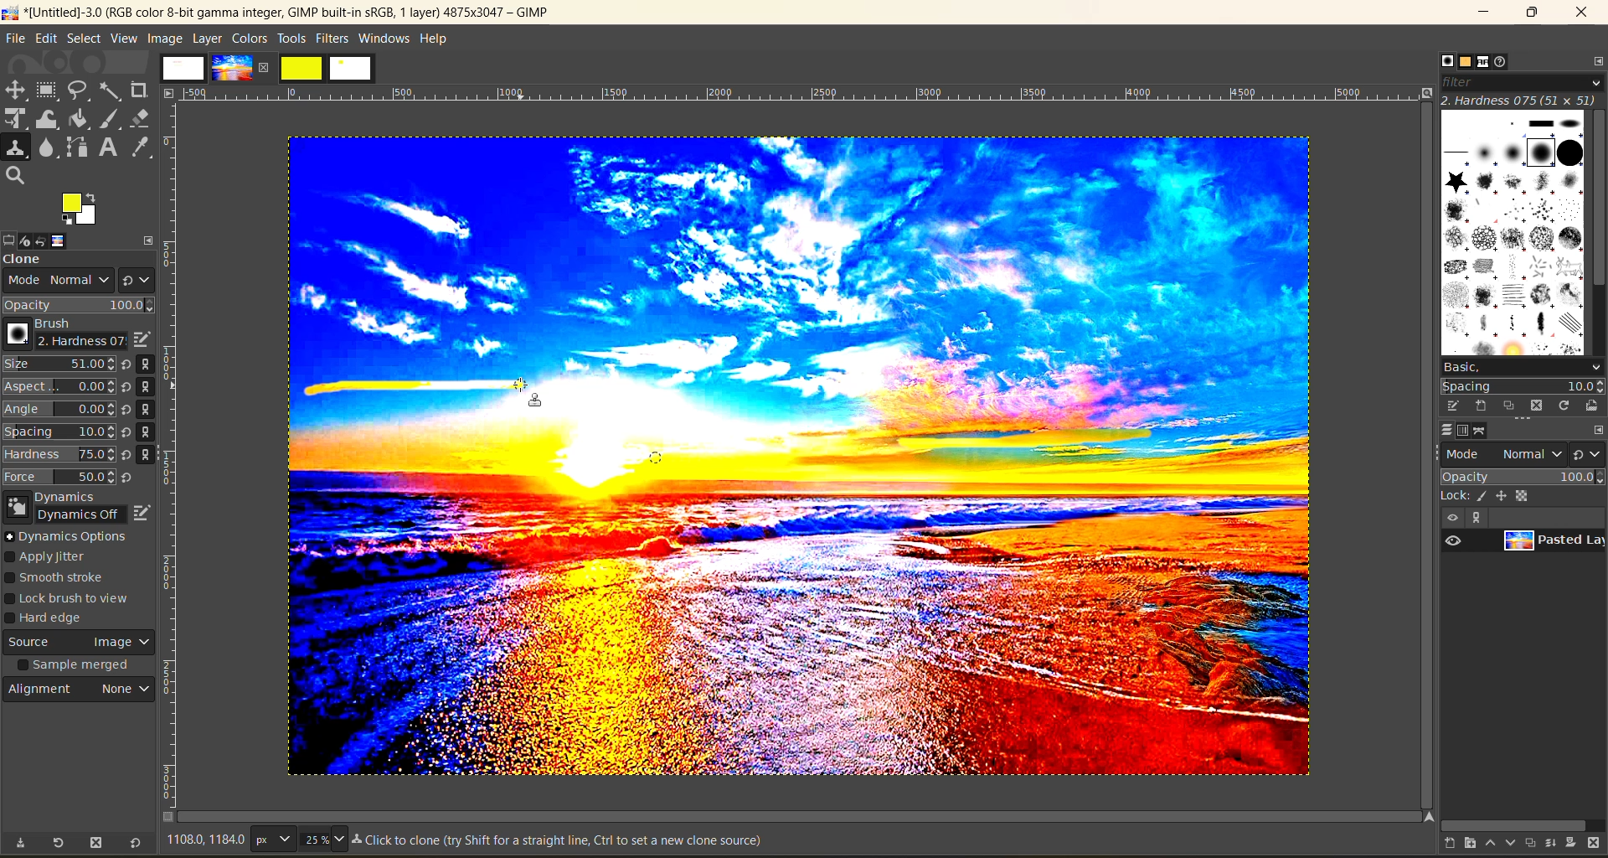 This screenshot has height=858, width=1608. I want to click on wrap transform, so click(49, 120).